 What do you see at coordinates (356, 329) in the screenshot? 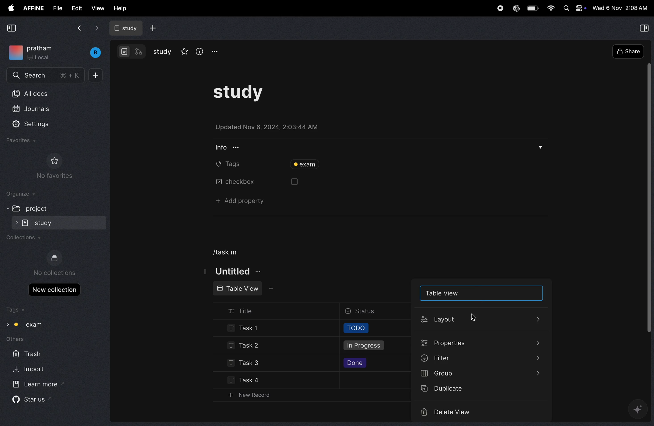
I see `todo` at bounding box center [356, 329].